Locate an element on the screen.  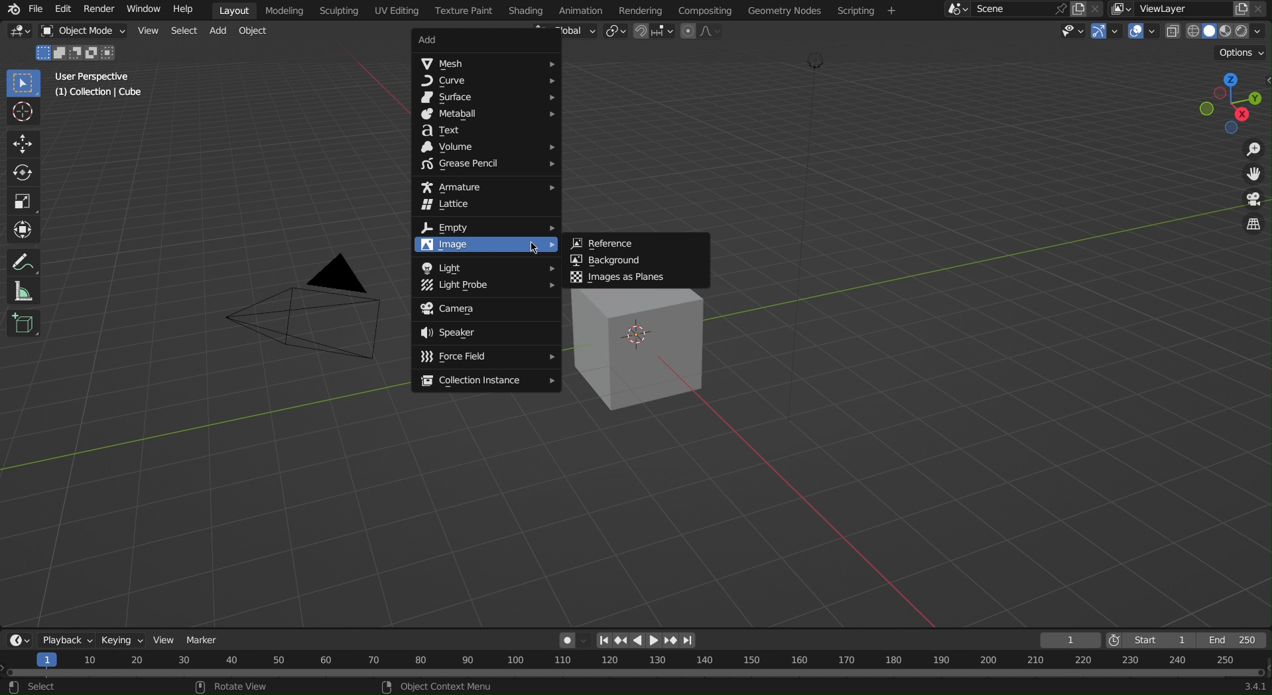
Texture Paint is located at coordinates (463, 11).